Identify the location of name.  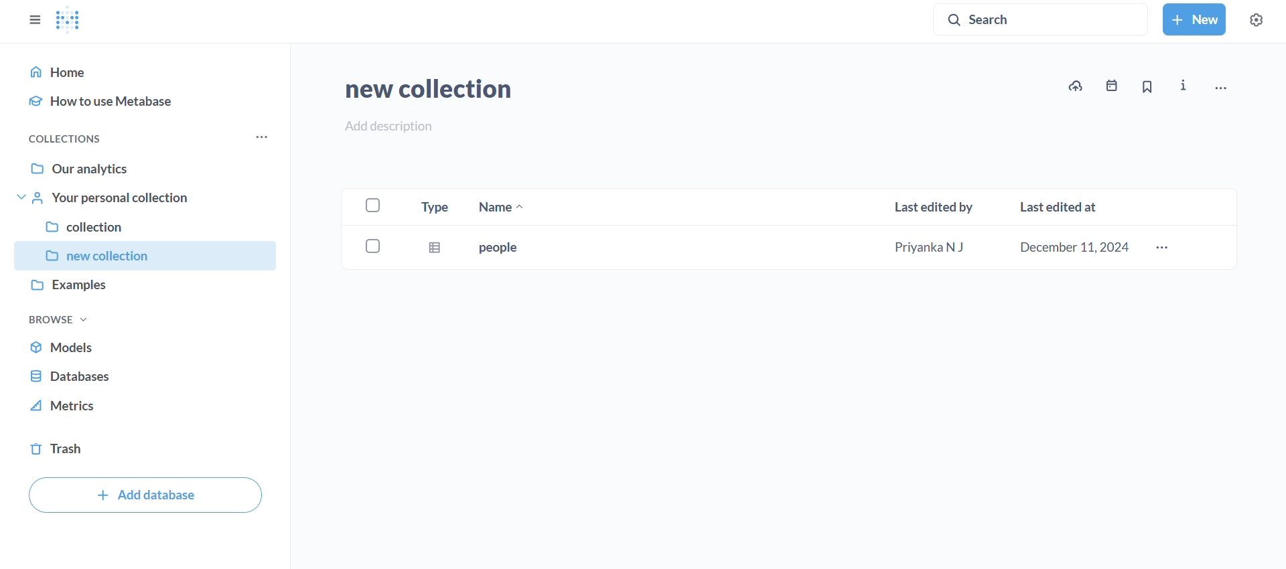
(501, 207).